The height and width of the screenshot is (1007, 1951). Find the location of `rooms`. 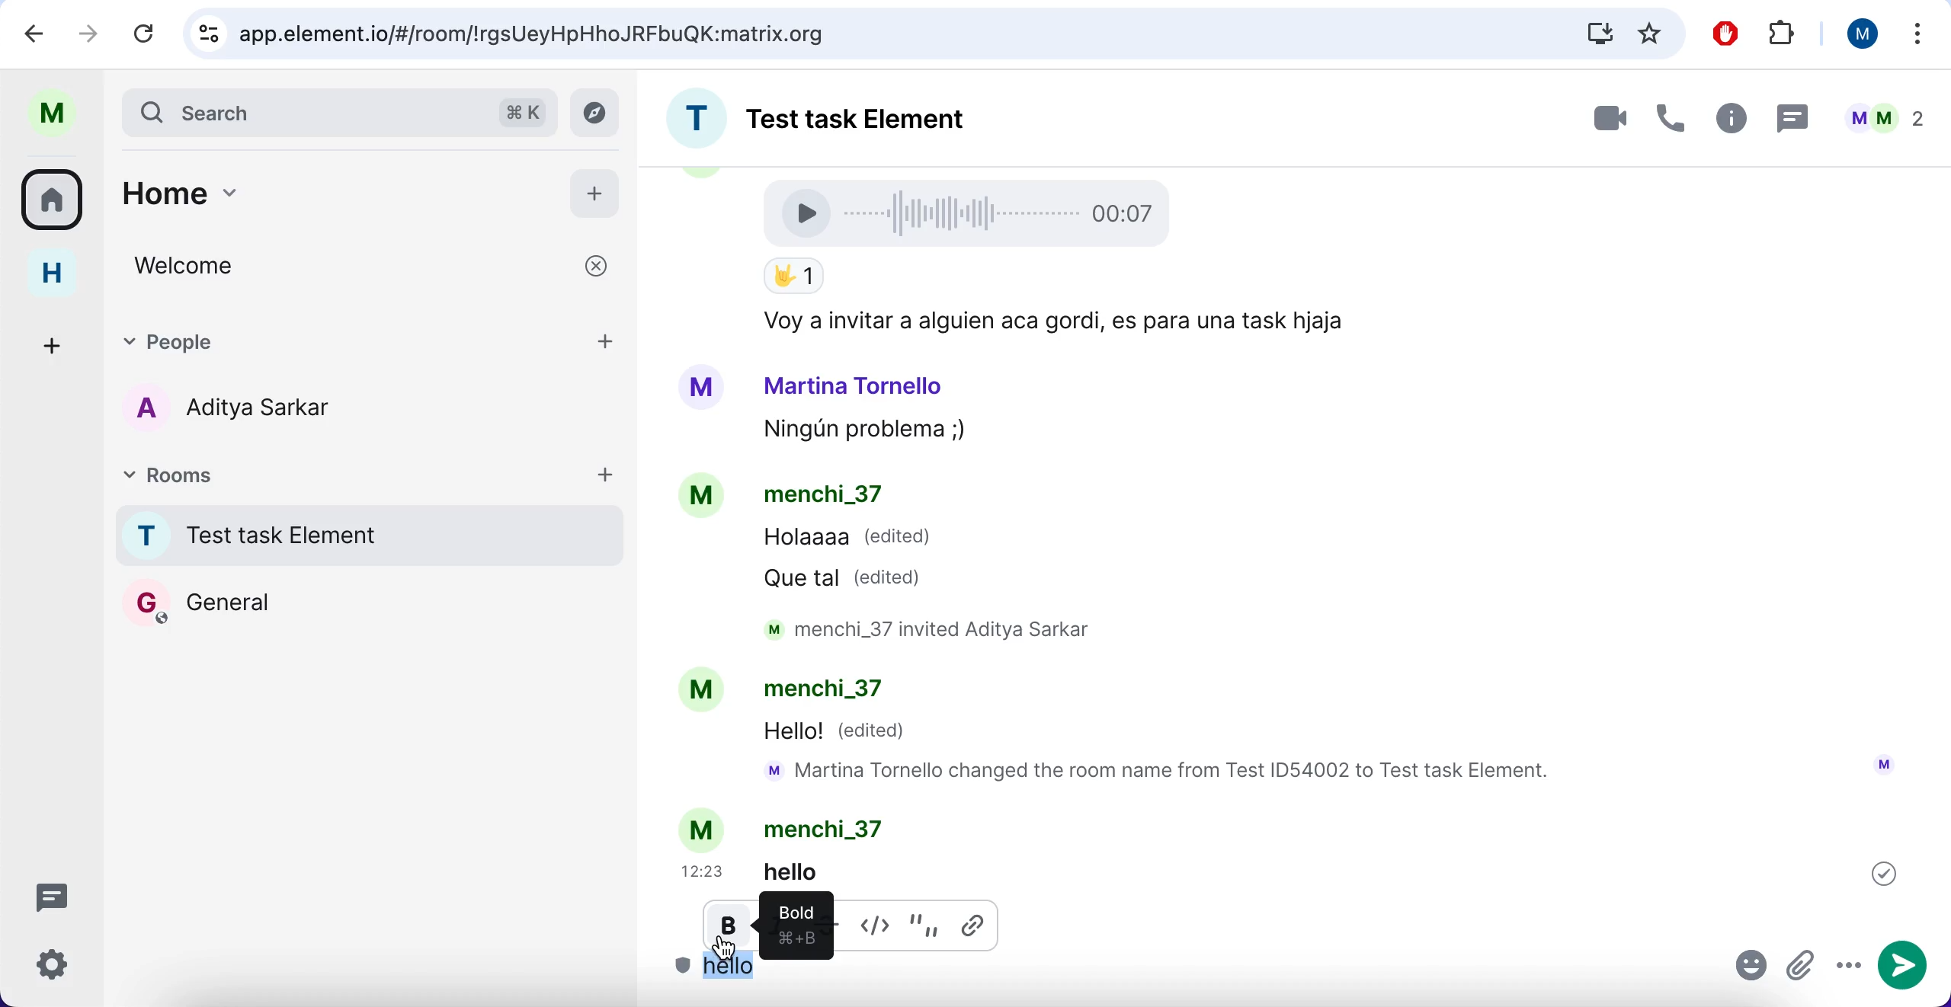

rooms is located at coordinates (250, 473).